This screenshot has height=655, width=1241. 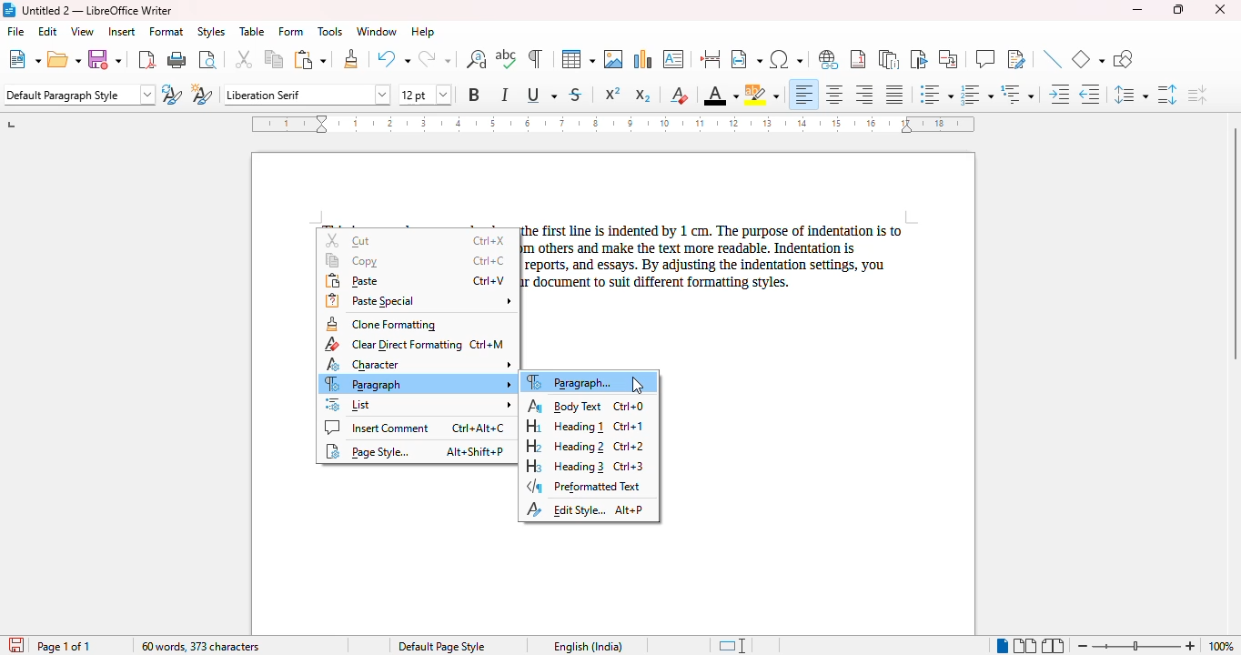 I want to click on increase paragraph spacing, so click(x=1167, y=94).